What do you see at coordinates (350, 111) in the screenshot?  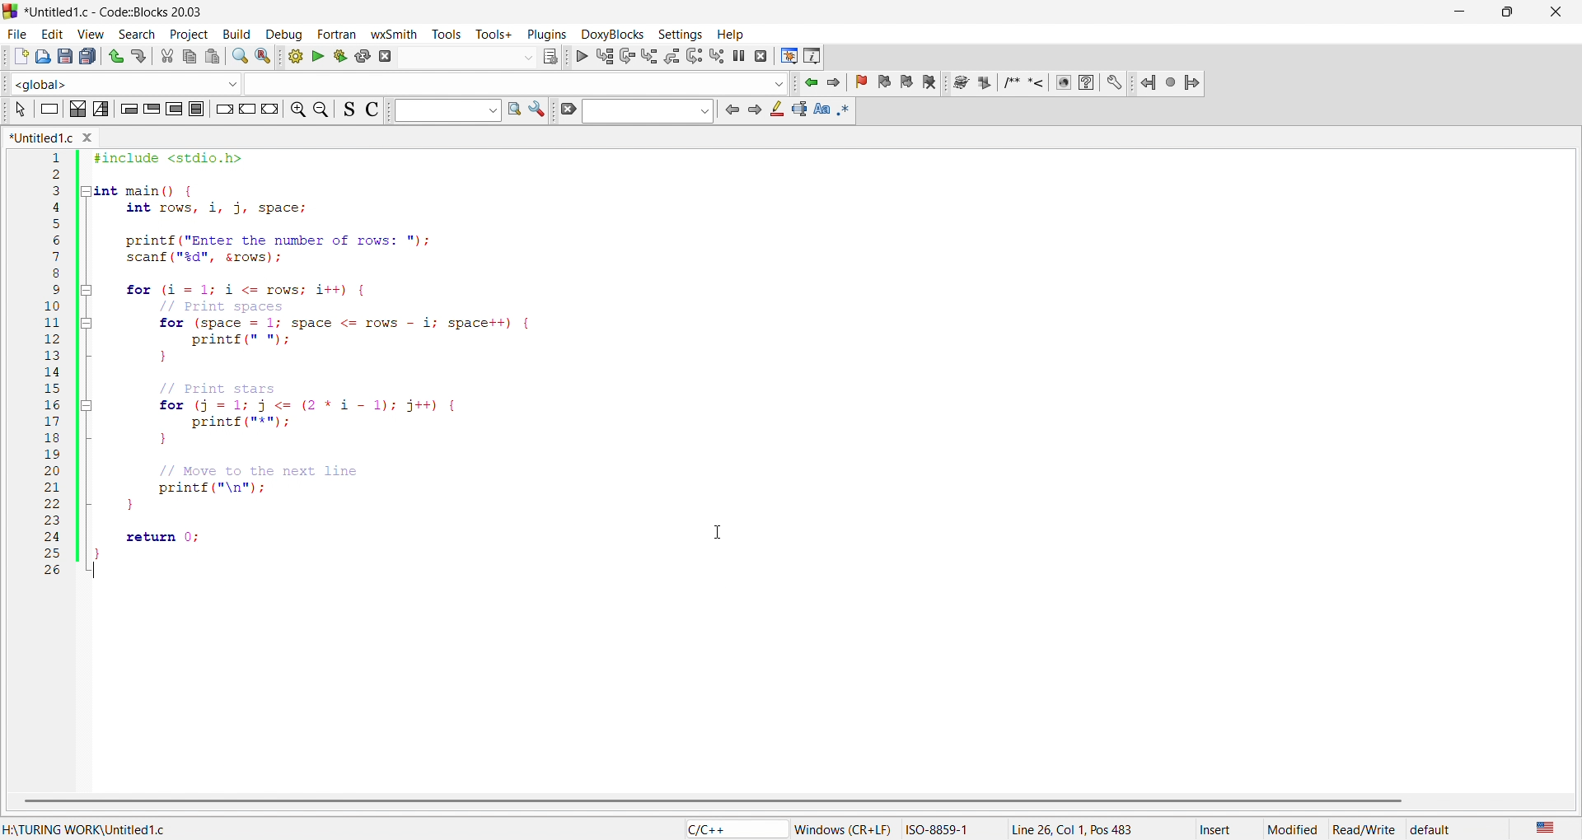 I see `icon` at bounding box center [350, 111].